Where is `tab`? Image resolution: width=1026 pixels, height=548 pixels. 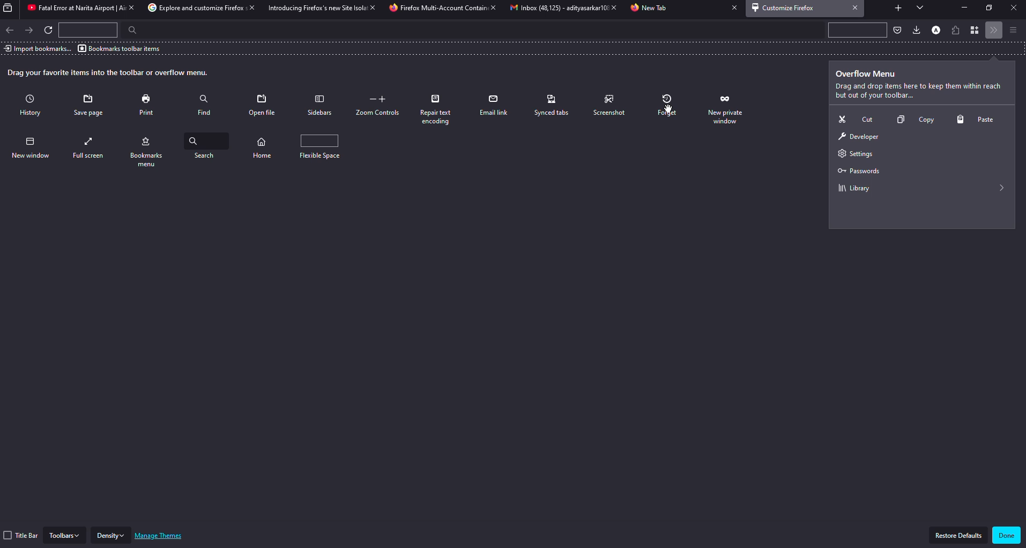
tab is located at coordinates (190, 8).